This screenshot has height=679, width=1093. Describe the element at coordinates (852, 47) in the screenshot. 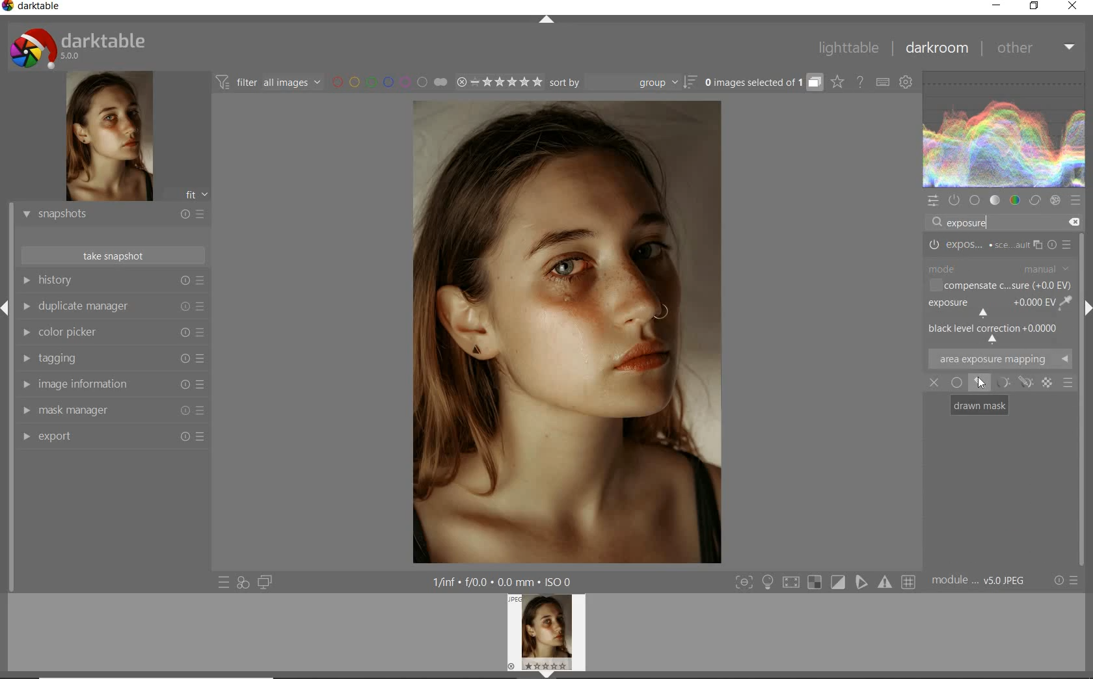

I see `lighttable` at that location.